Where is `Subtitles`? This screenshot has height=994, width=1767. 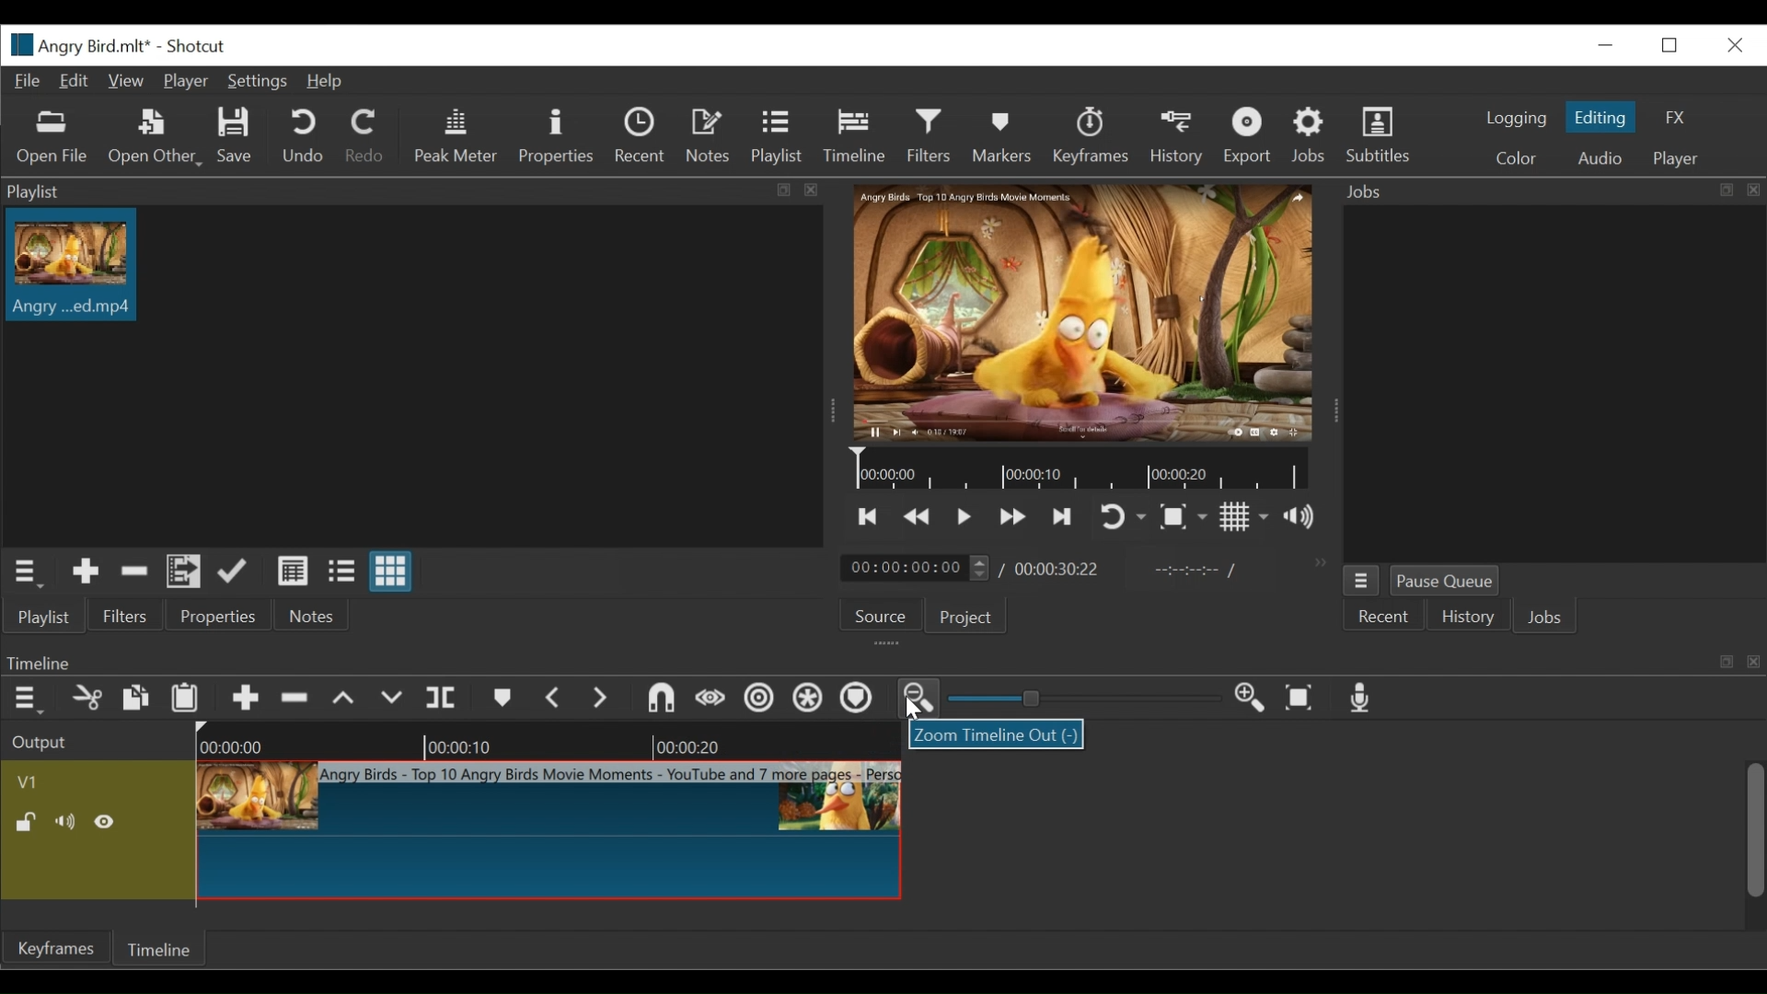
Subtitles is located at coordinates (1380, 135).